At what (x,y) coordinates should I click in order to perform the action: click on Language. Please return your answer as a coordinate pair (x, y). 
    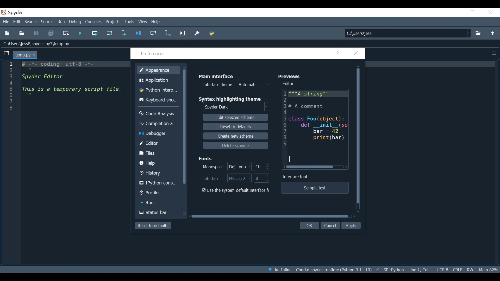
    Looking at the image, I should click on (389, 270).